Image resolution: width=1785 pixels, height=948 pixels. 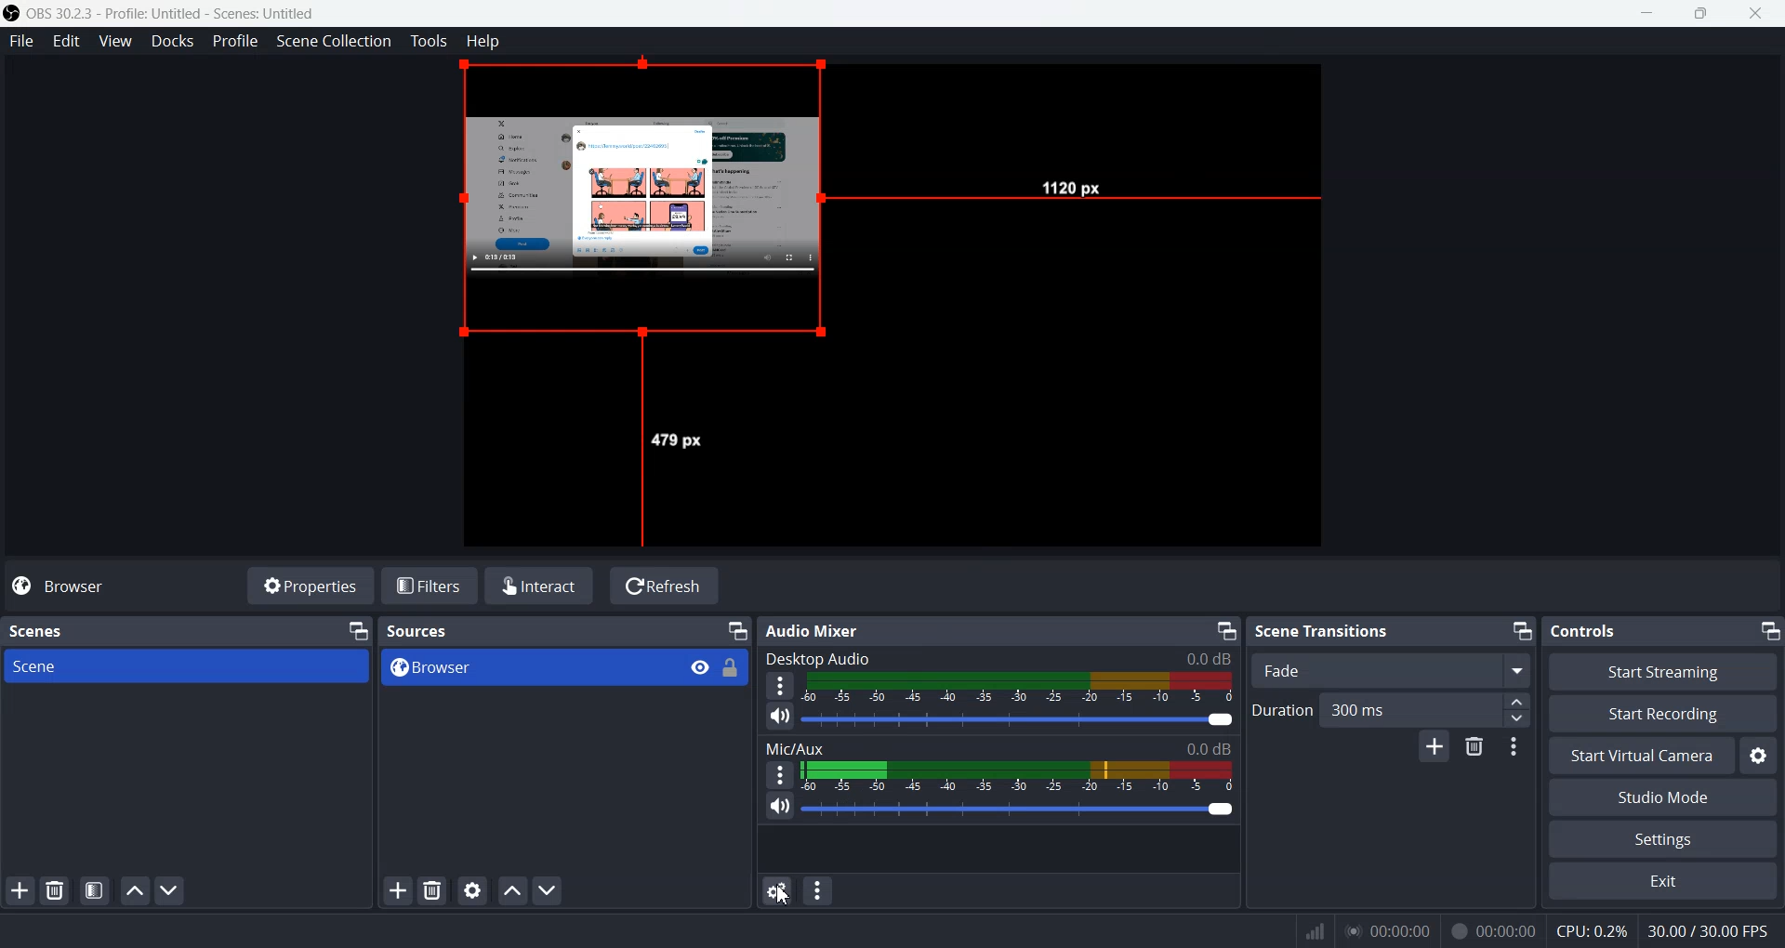 I want to click on 00:00:00, so click(x=1388, y=929).